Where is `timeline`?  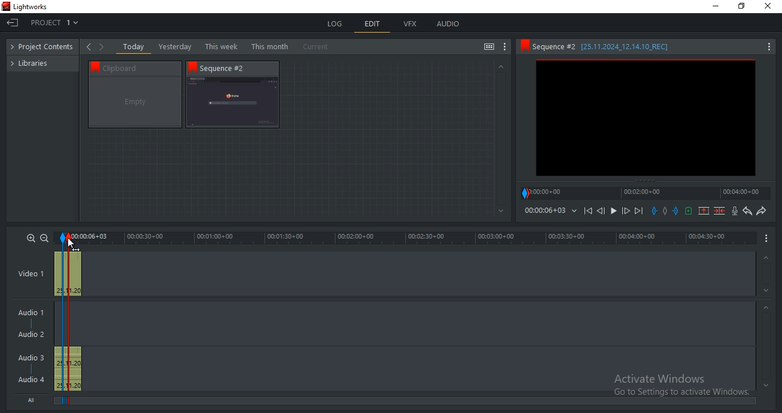 timeline is located at coordinates (406, 238).